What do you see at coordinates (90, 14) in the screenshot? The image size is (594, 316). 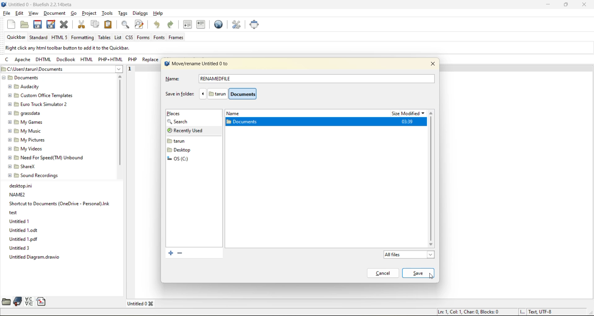 I see `project` at bounding box center [90, 14].